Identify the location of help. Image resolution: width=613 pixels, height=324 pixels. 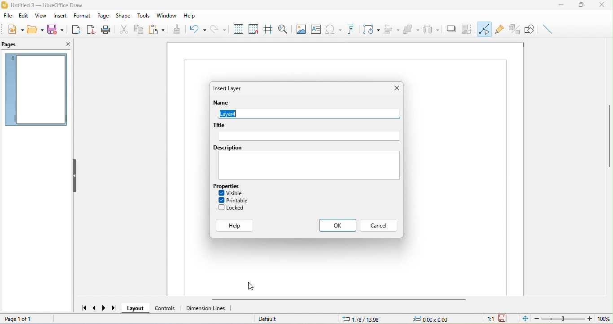
(192, 14).